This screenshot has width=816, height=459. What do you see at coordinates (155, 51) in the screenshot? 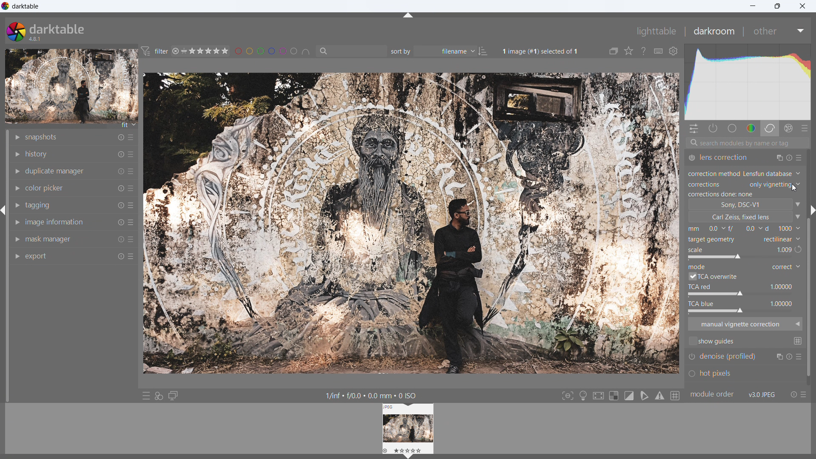
I see `filter preferences` at bounding box center [155, 51].